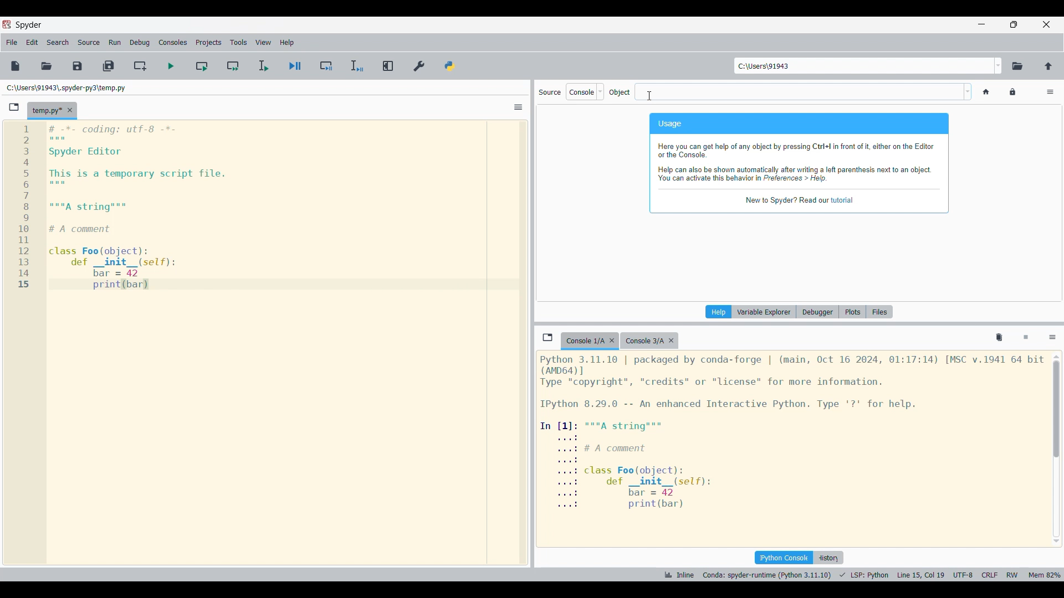 This screenshot has height=598, width=1064. I want to click on UTF 8, so click(963, 574).